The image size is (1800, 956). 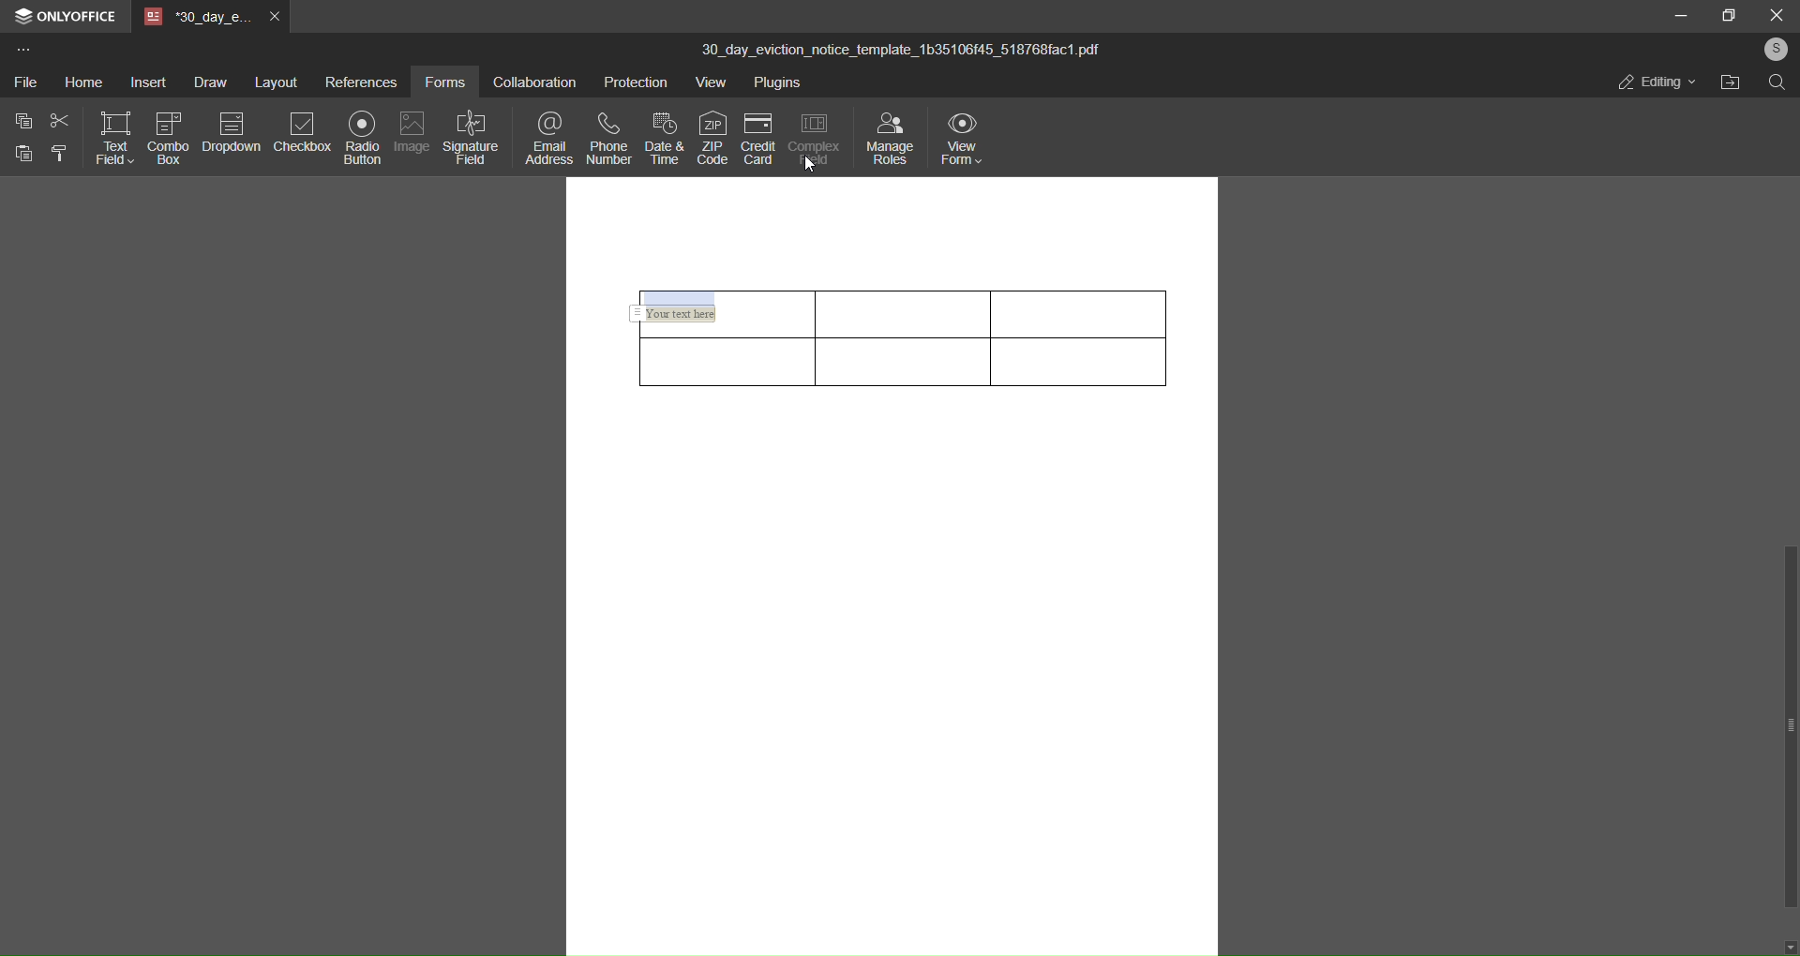 I want to click on phone number, so click(x=609, y=136).